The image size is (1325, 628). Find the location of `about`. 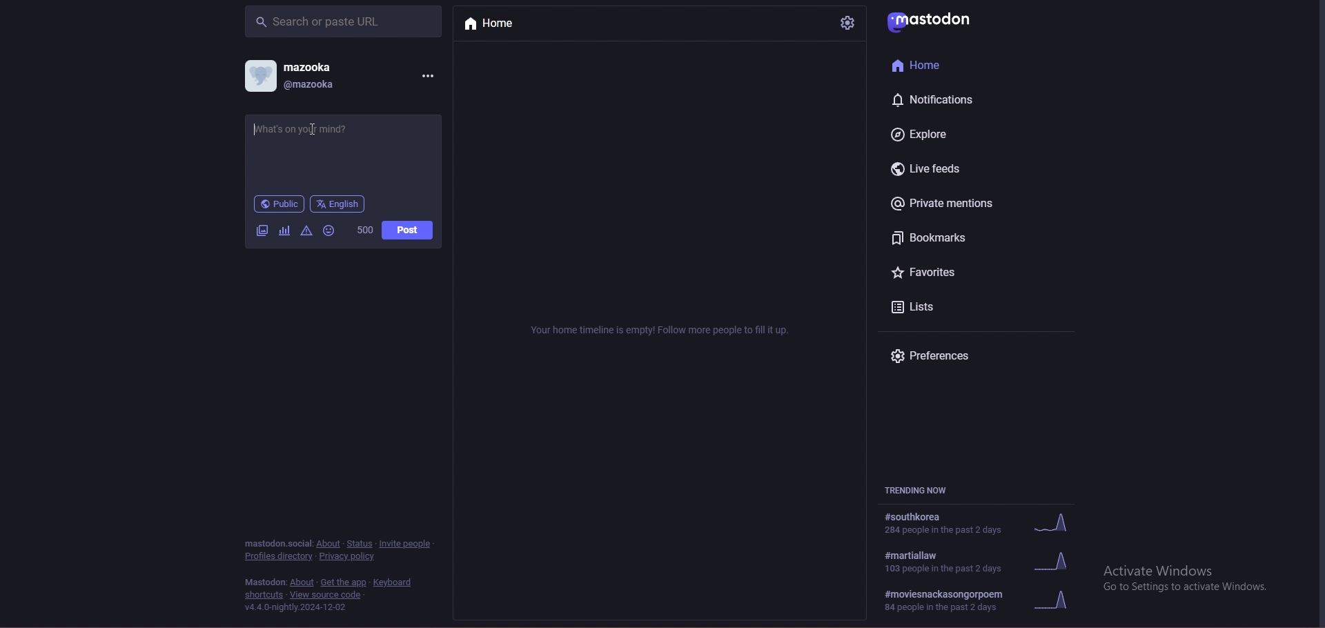

about is located at coordinates (302, 582).